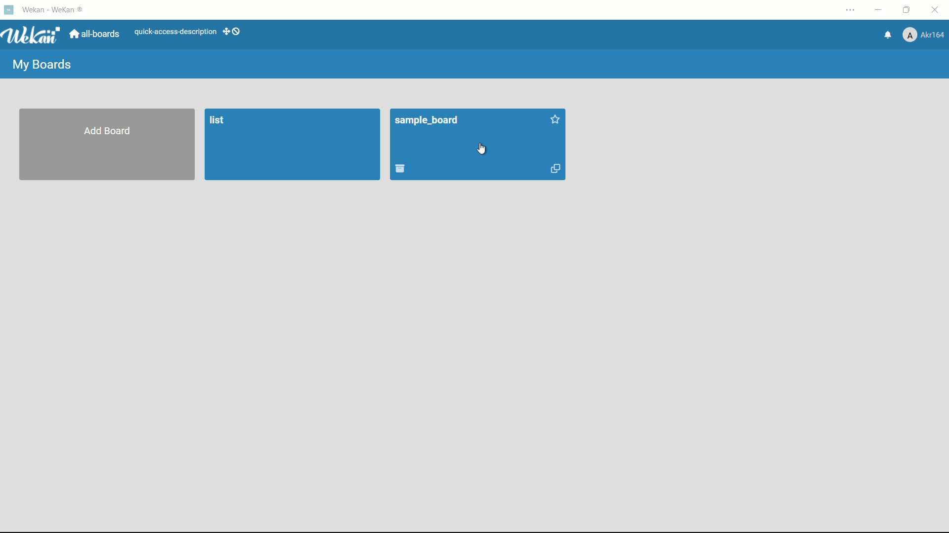 The image size is (949, 533). Describe the element at coordinates (32, 36) in the screenshot. I see `app logo` at that location.